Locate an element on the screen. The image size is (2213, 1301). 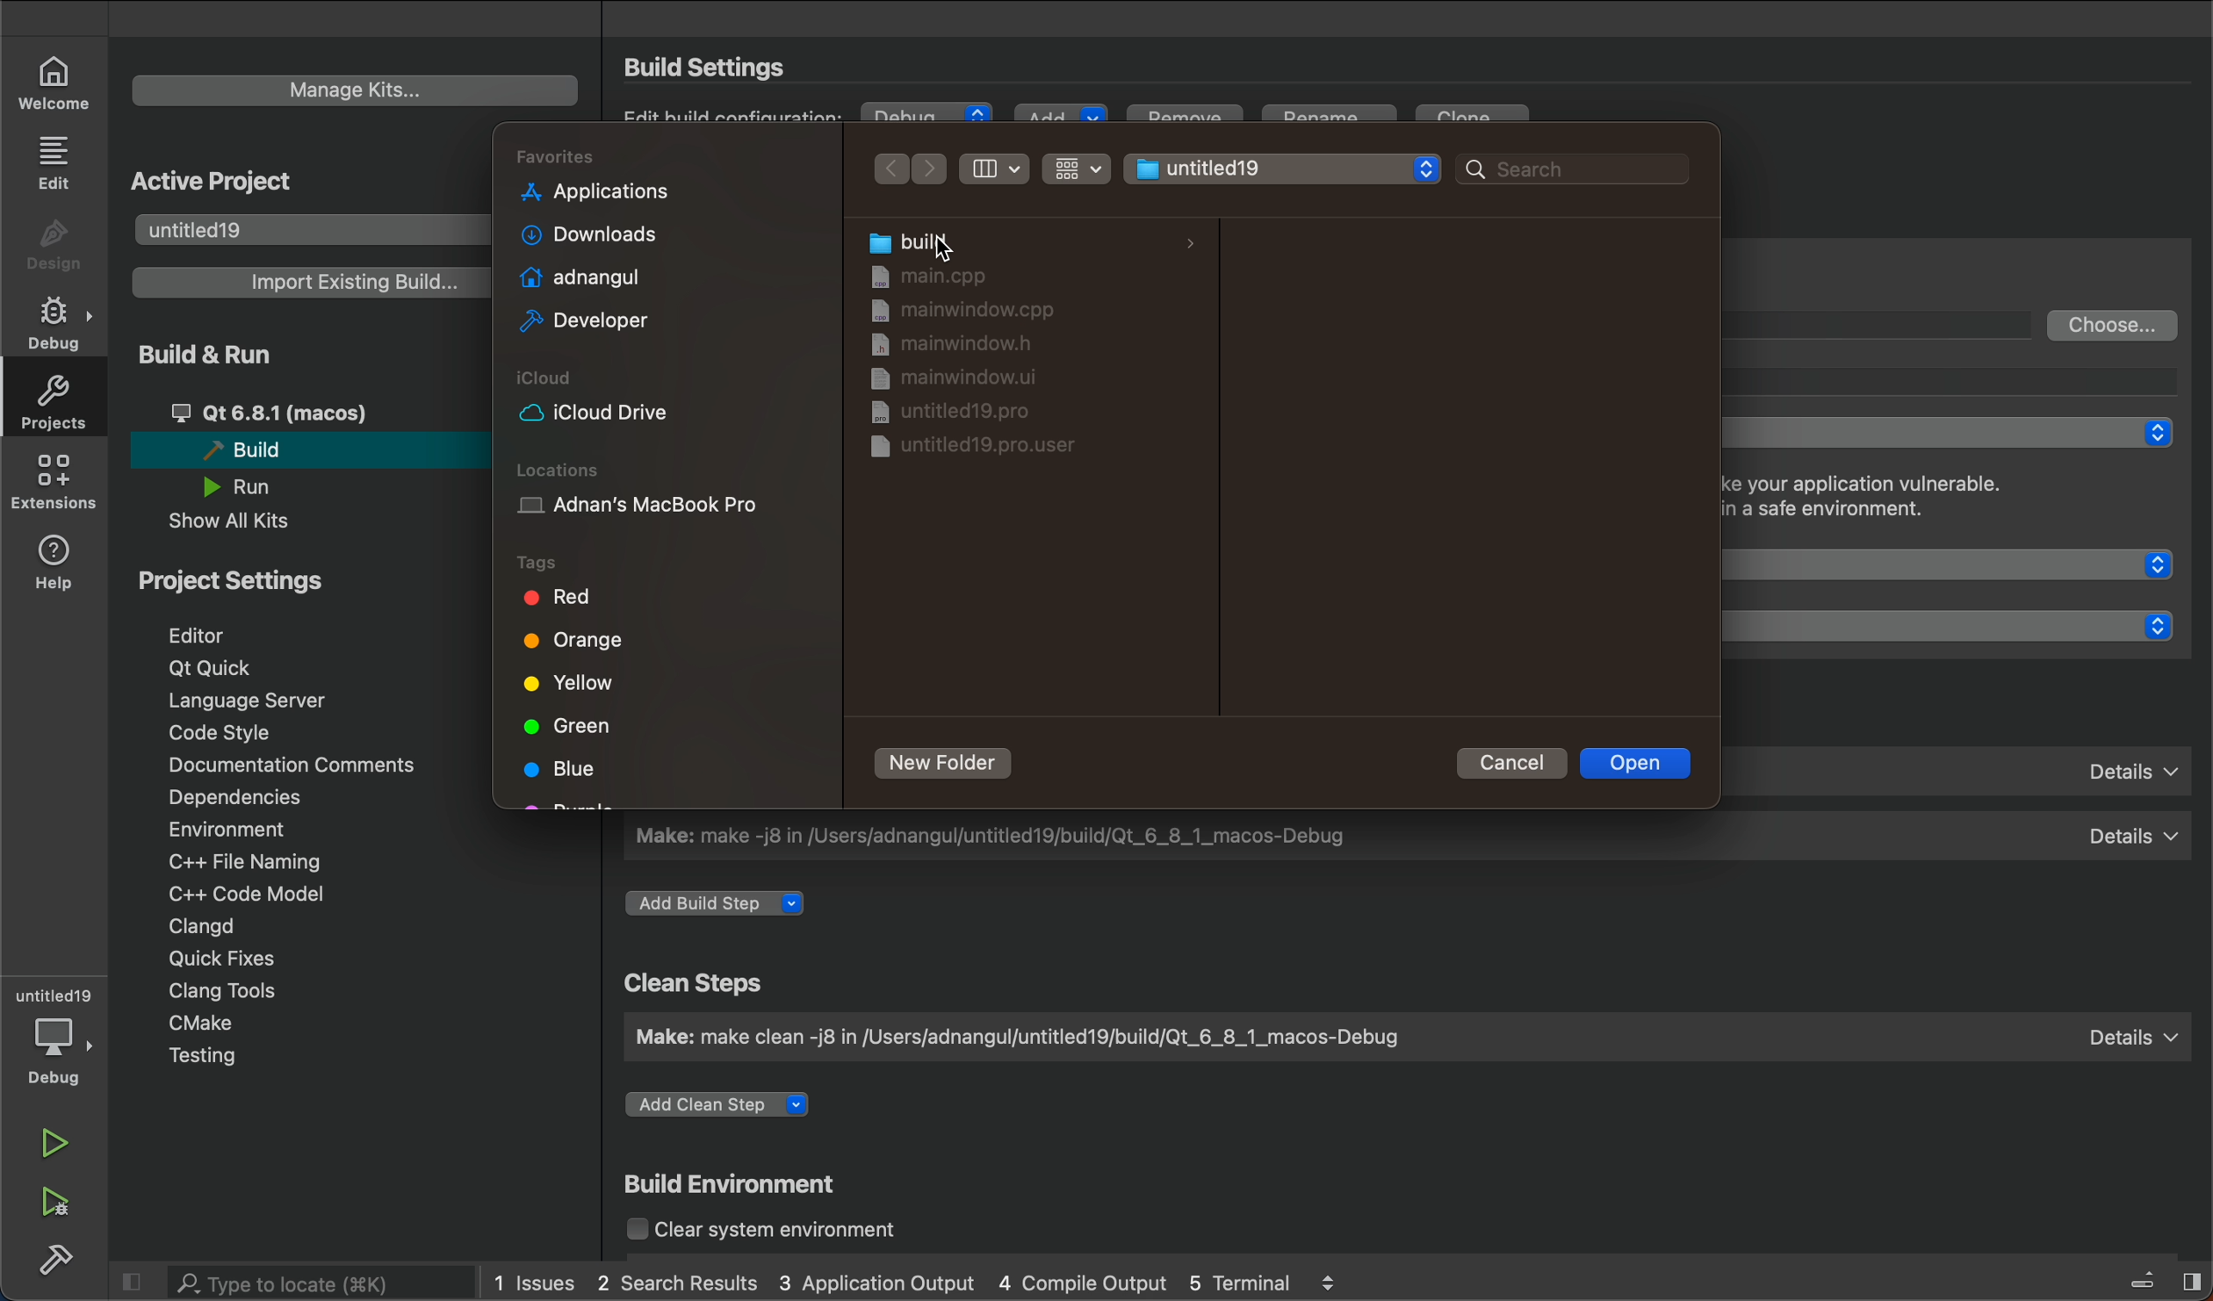
testing is located at coordinates (225, 1059).